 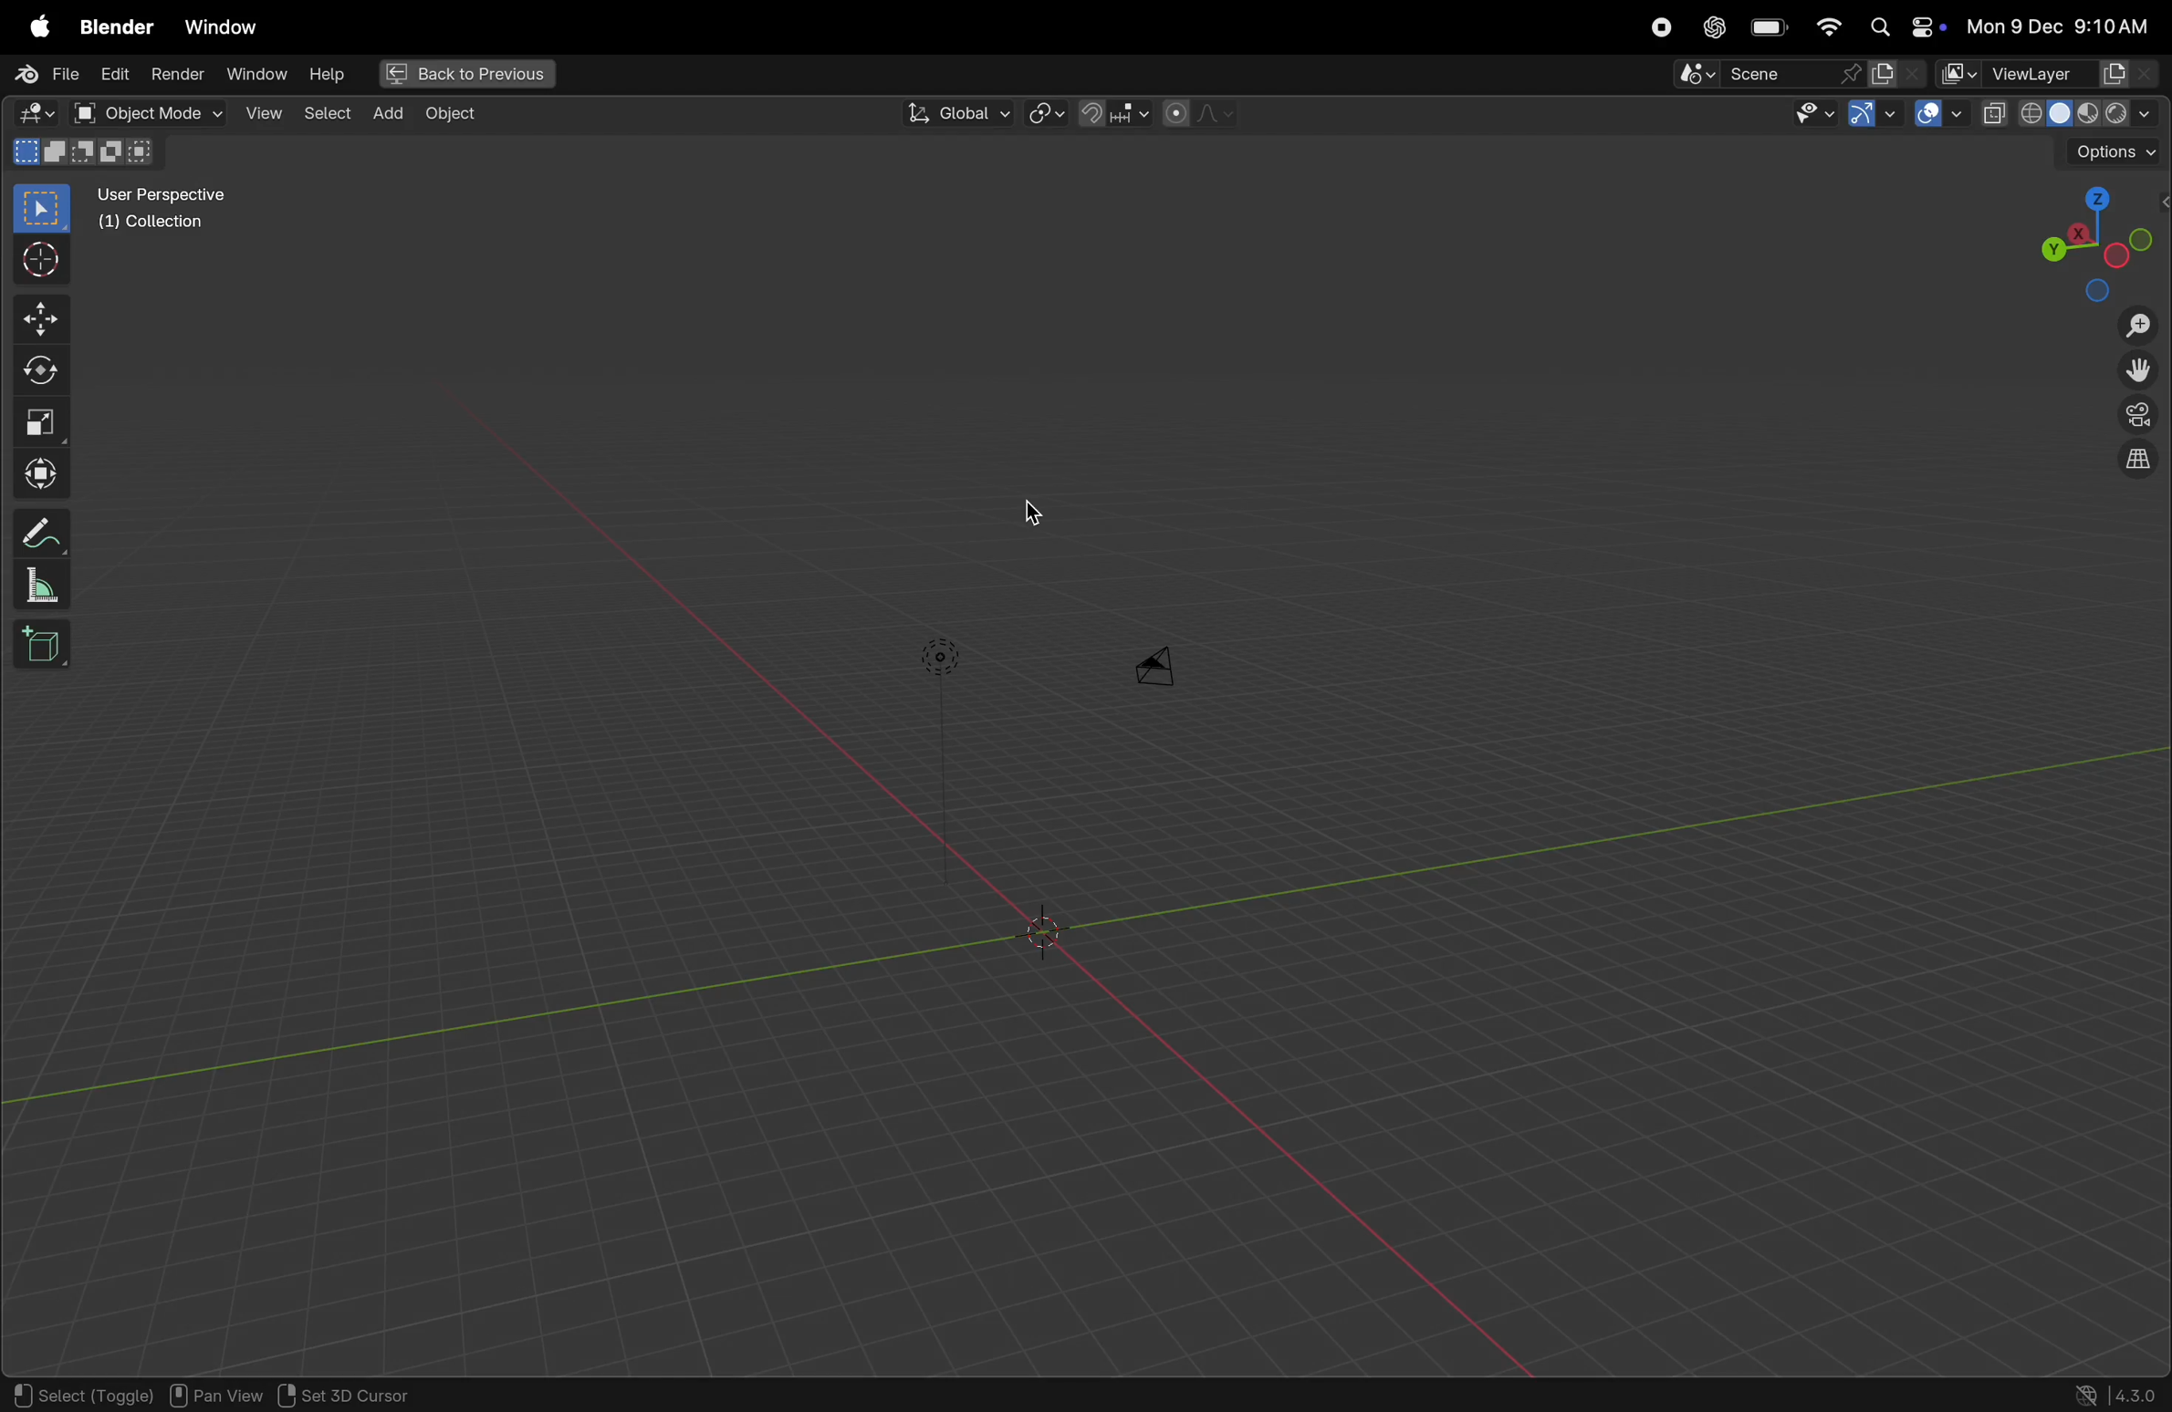 What do you see at coordinates (2114, 153) in the screenshot?
I see `options` at bounding box center [2114, 153].